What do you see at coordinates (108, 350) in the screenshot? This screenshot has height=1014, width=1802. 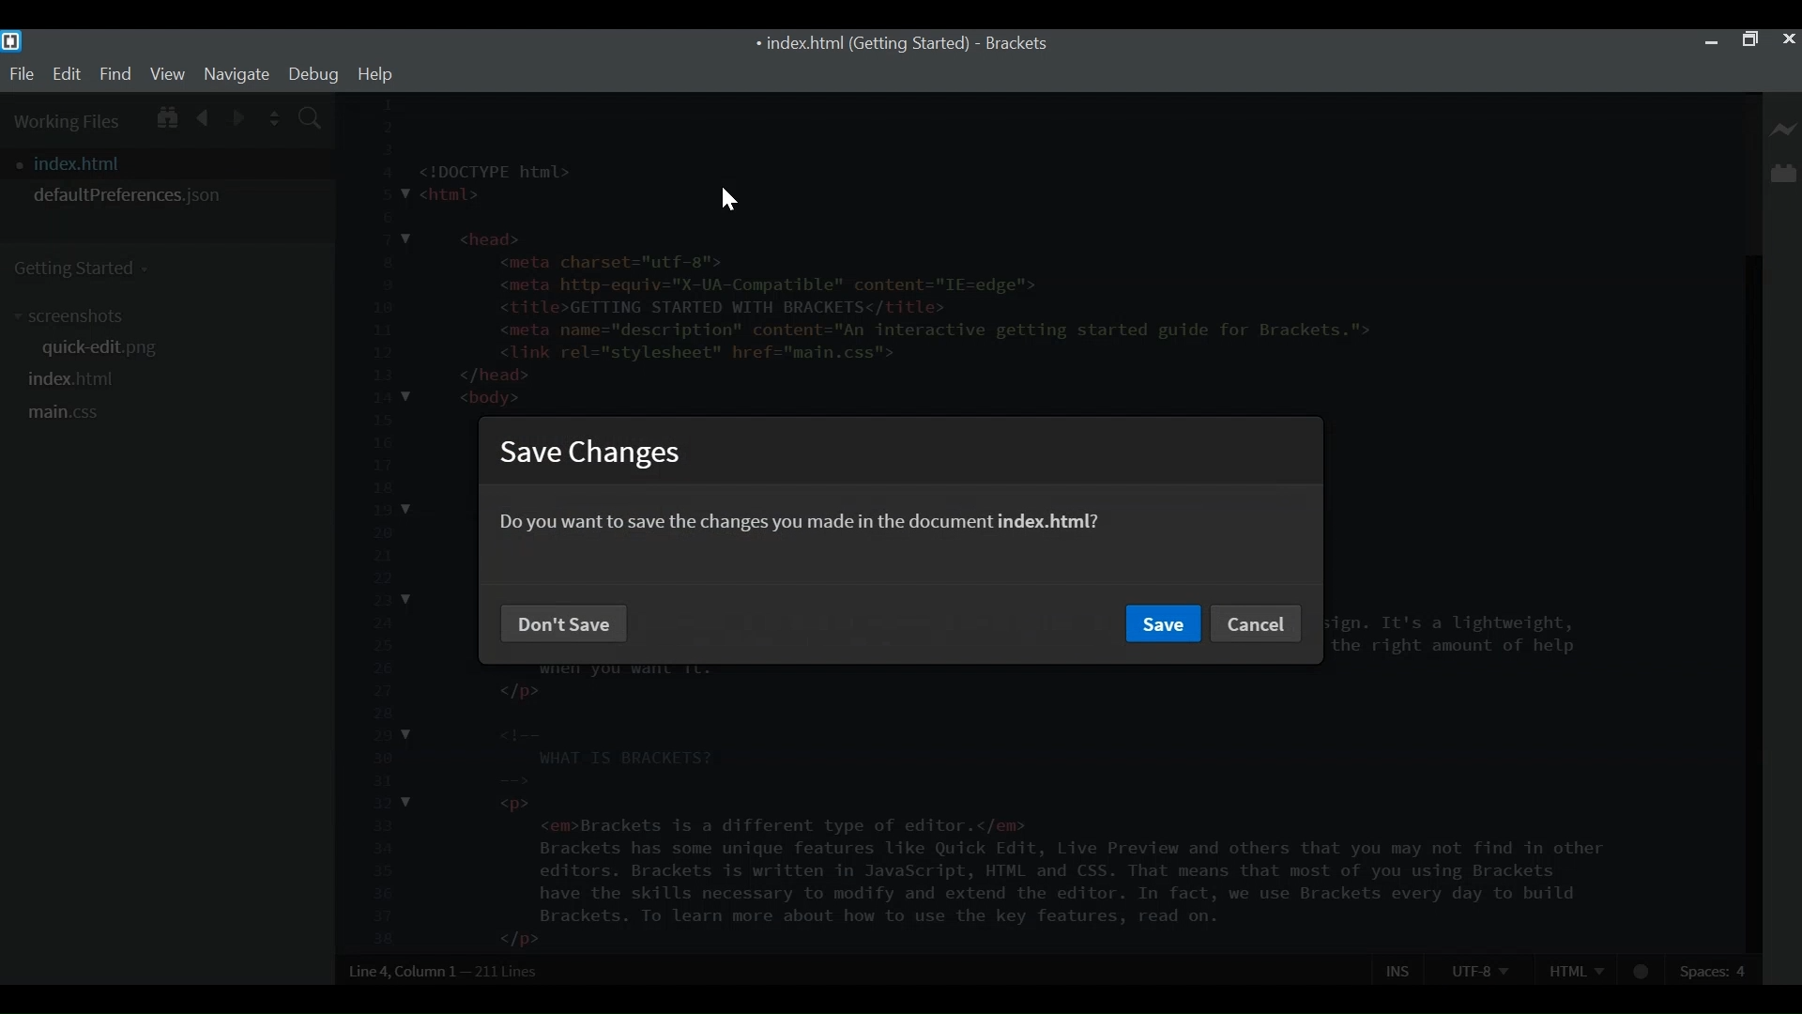 I see `quick-edit.png` at bounding box center [108, 350].